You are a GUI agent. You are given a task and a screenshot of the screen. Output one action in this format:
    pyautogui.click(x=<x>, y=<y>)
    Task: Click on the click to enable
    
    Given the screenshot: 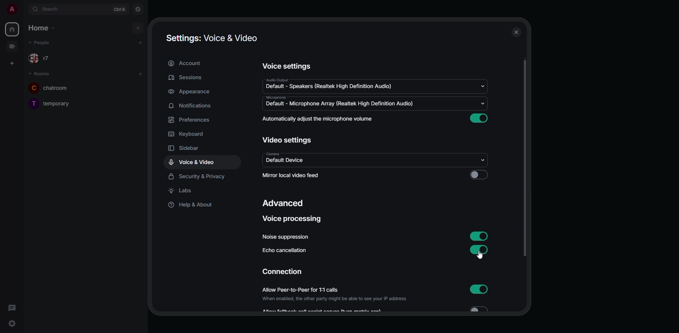 What is the action you would take?
    pyautogui.click(x=479, y=174)
    